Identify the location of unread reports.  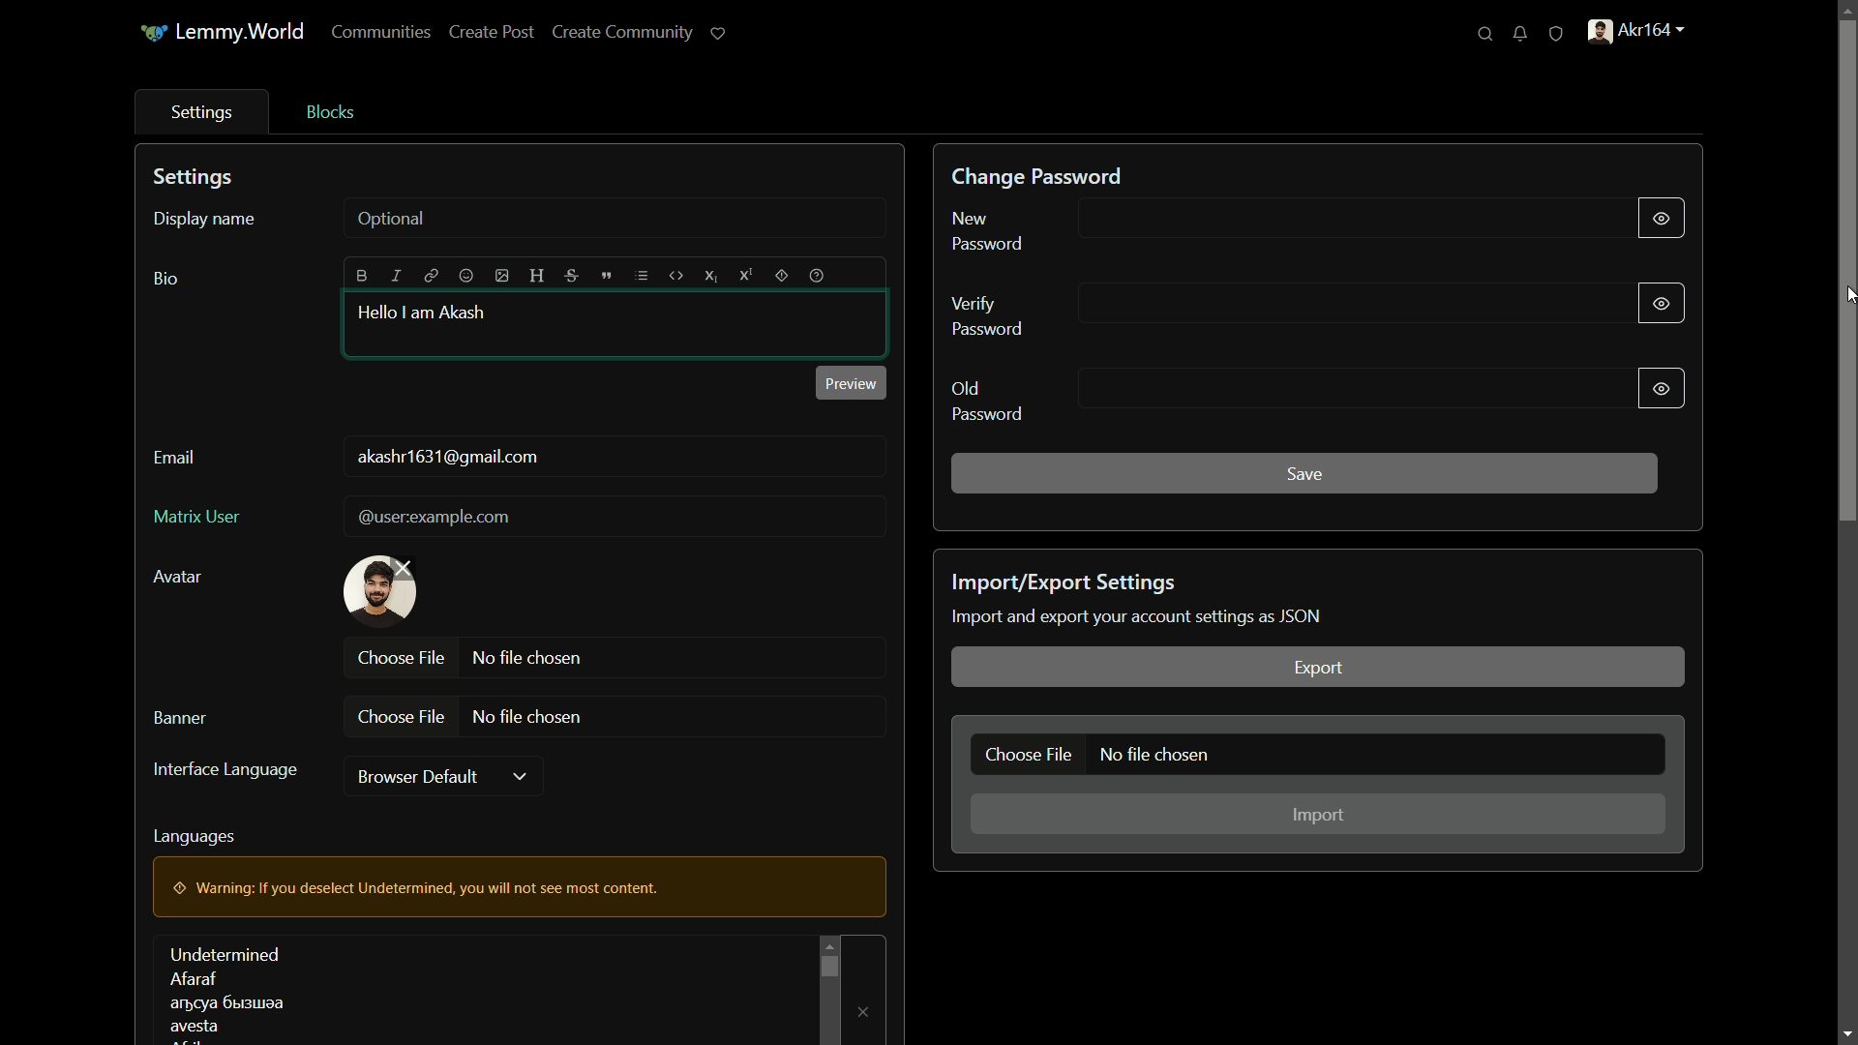
(1556, 33).